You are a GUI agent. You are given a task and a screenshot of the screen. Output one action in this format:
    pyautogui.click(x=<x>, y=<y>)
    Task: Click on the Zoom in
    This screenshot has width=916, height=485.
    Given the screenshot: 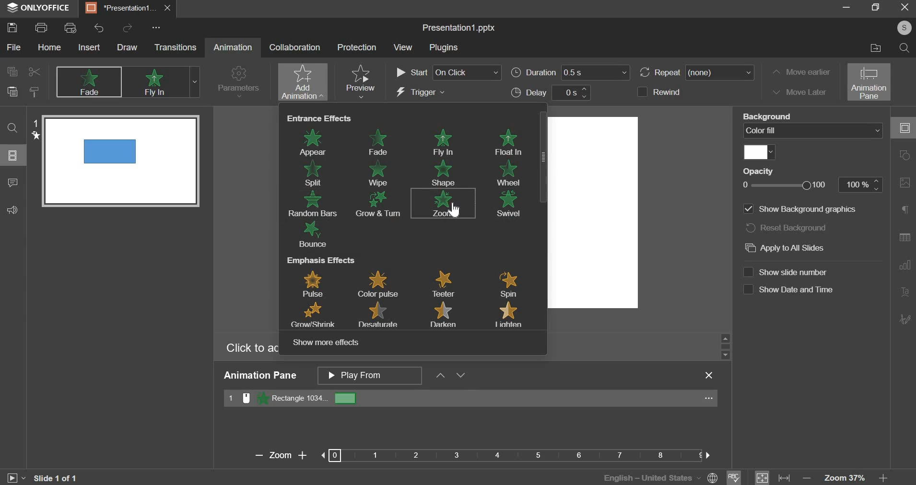 What is the action you would take?
    pyautogui.click(x=302, y=455)
    